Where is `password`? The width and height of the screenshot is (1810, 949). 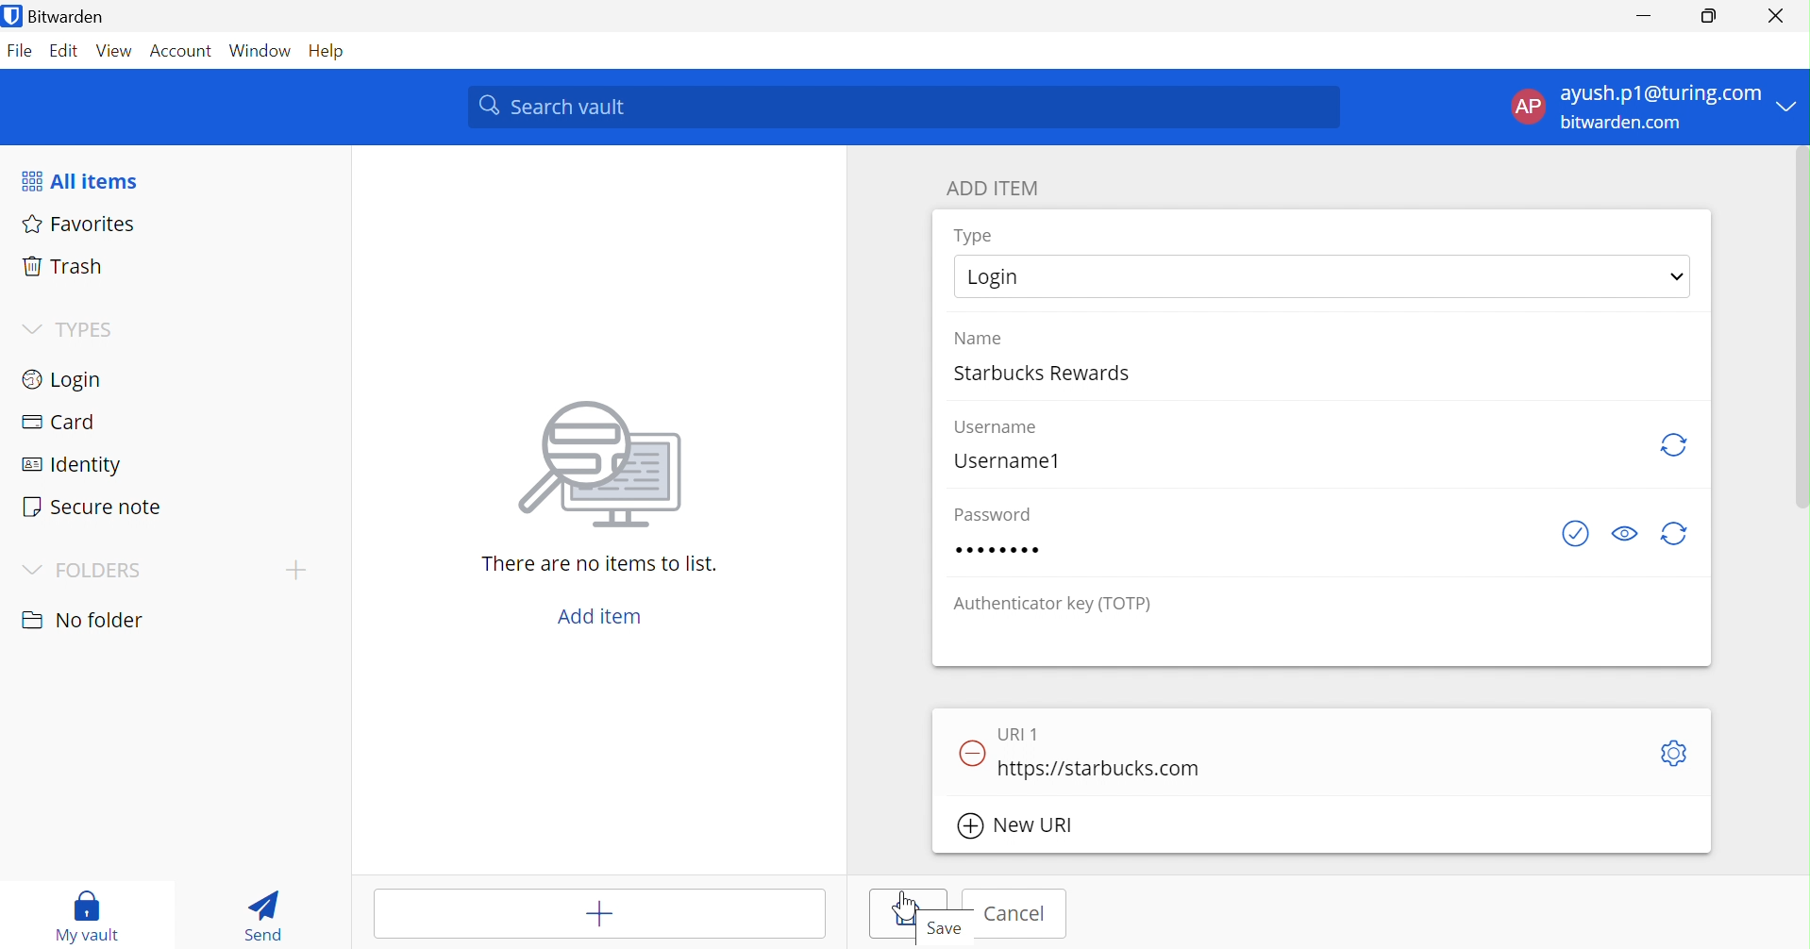 password is located at coordinates (1004, 551).